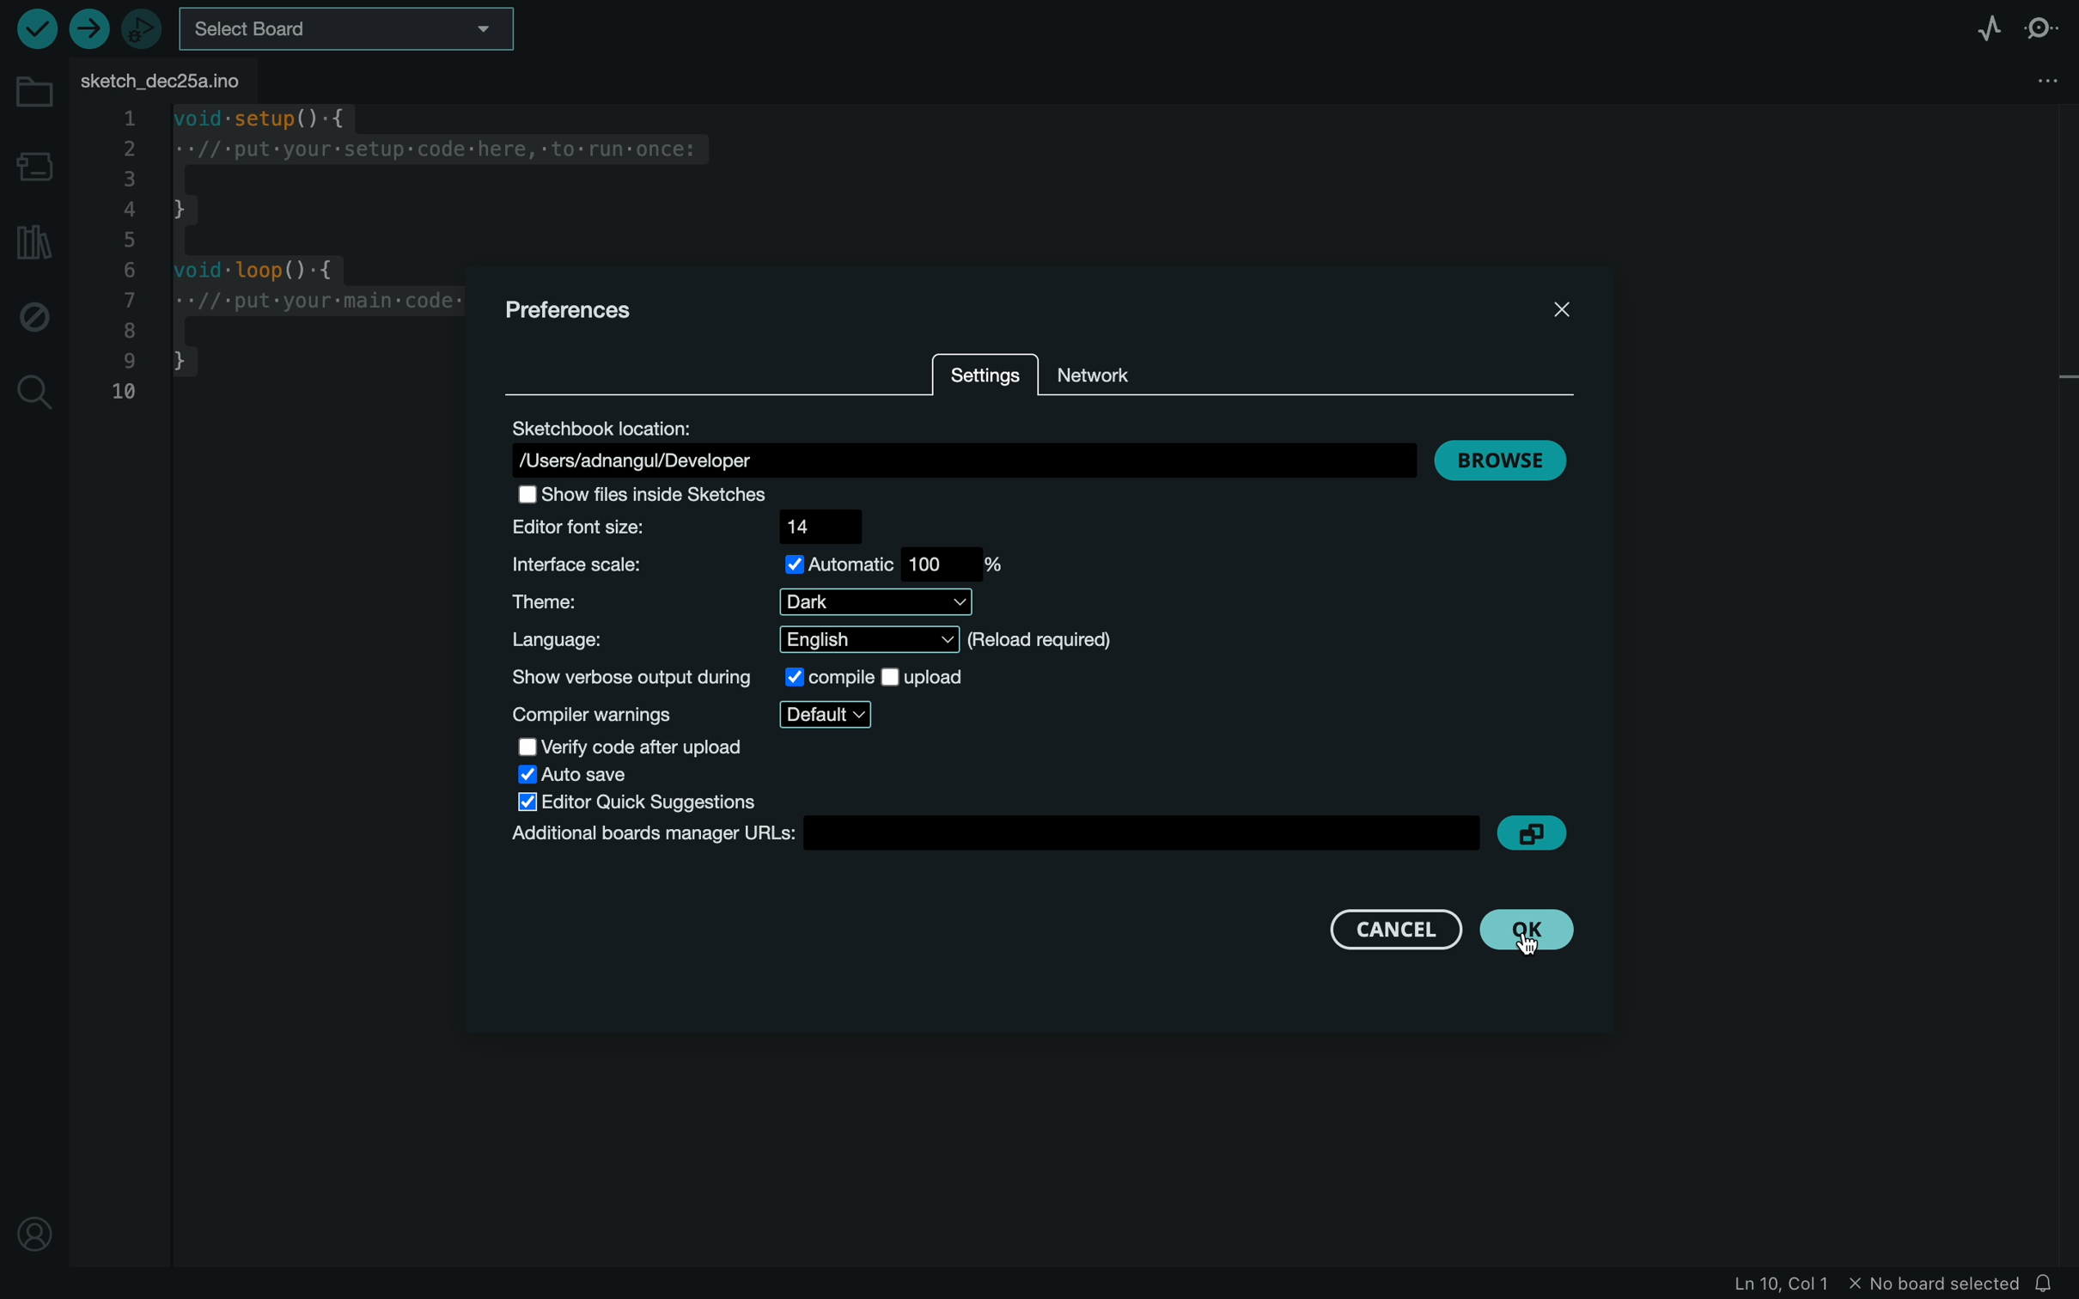 Image resolution: width=2079 pixels, height=1299 pixels. Describe the element at coordinates (816, 639) in the screenshot. I see `language` at that location.